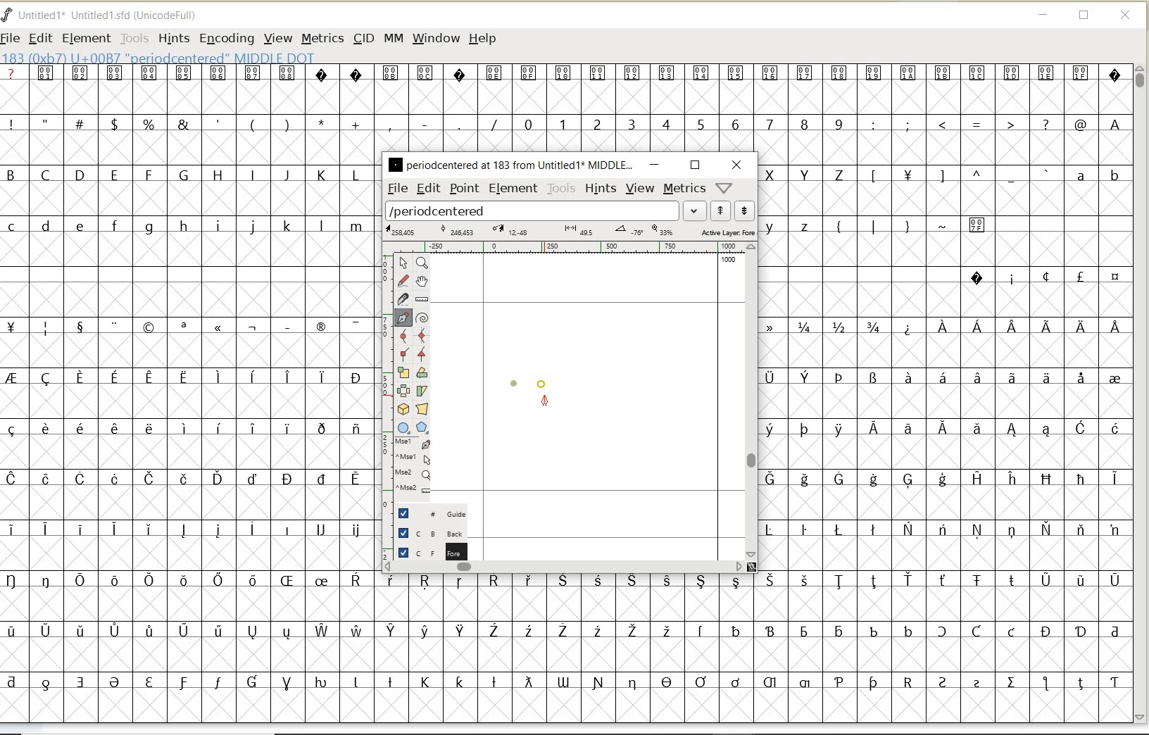 Image resolution: width=1149 pixels, height=735 pixels. I want to click on minimize, so click(654, 165).